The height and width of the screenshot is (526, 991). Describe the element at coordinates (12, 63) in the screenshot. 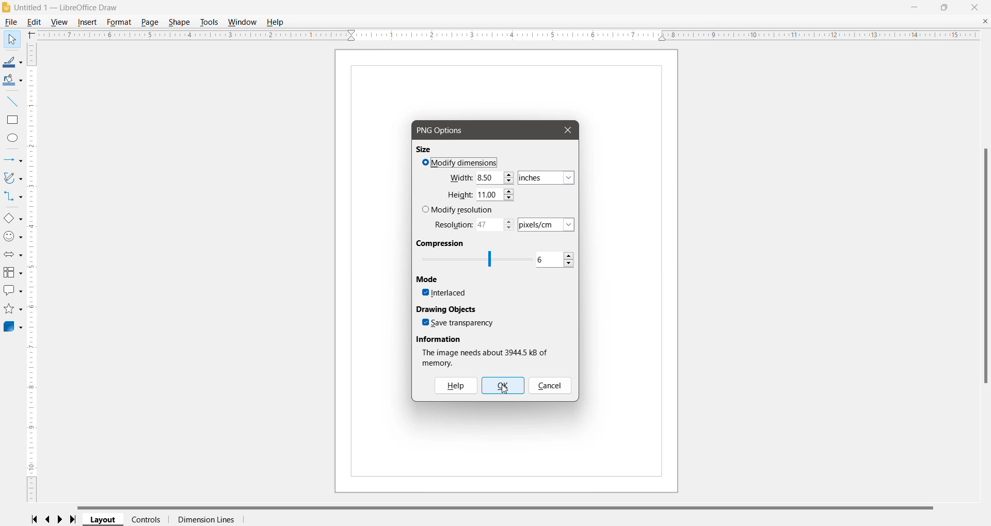

I see `Line Color` at that location.